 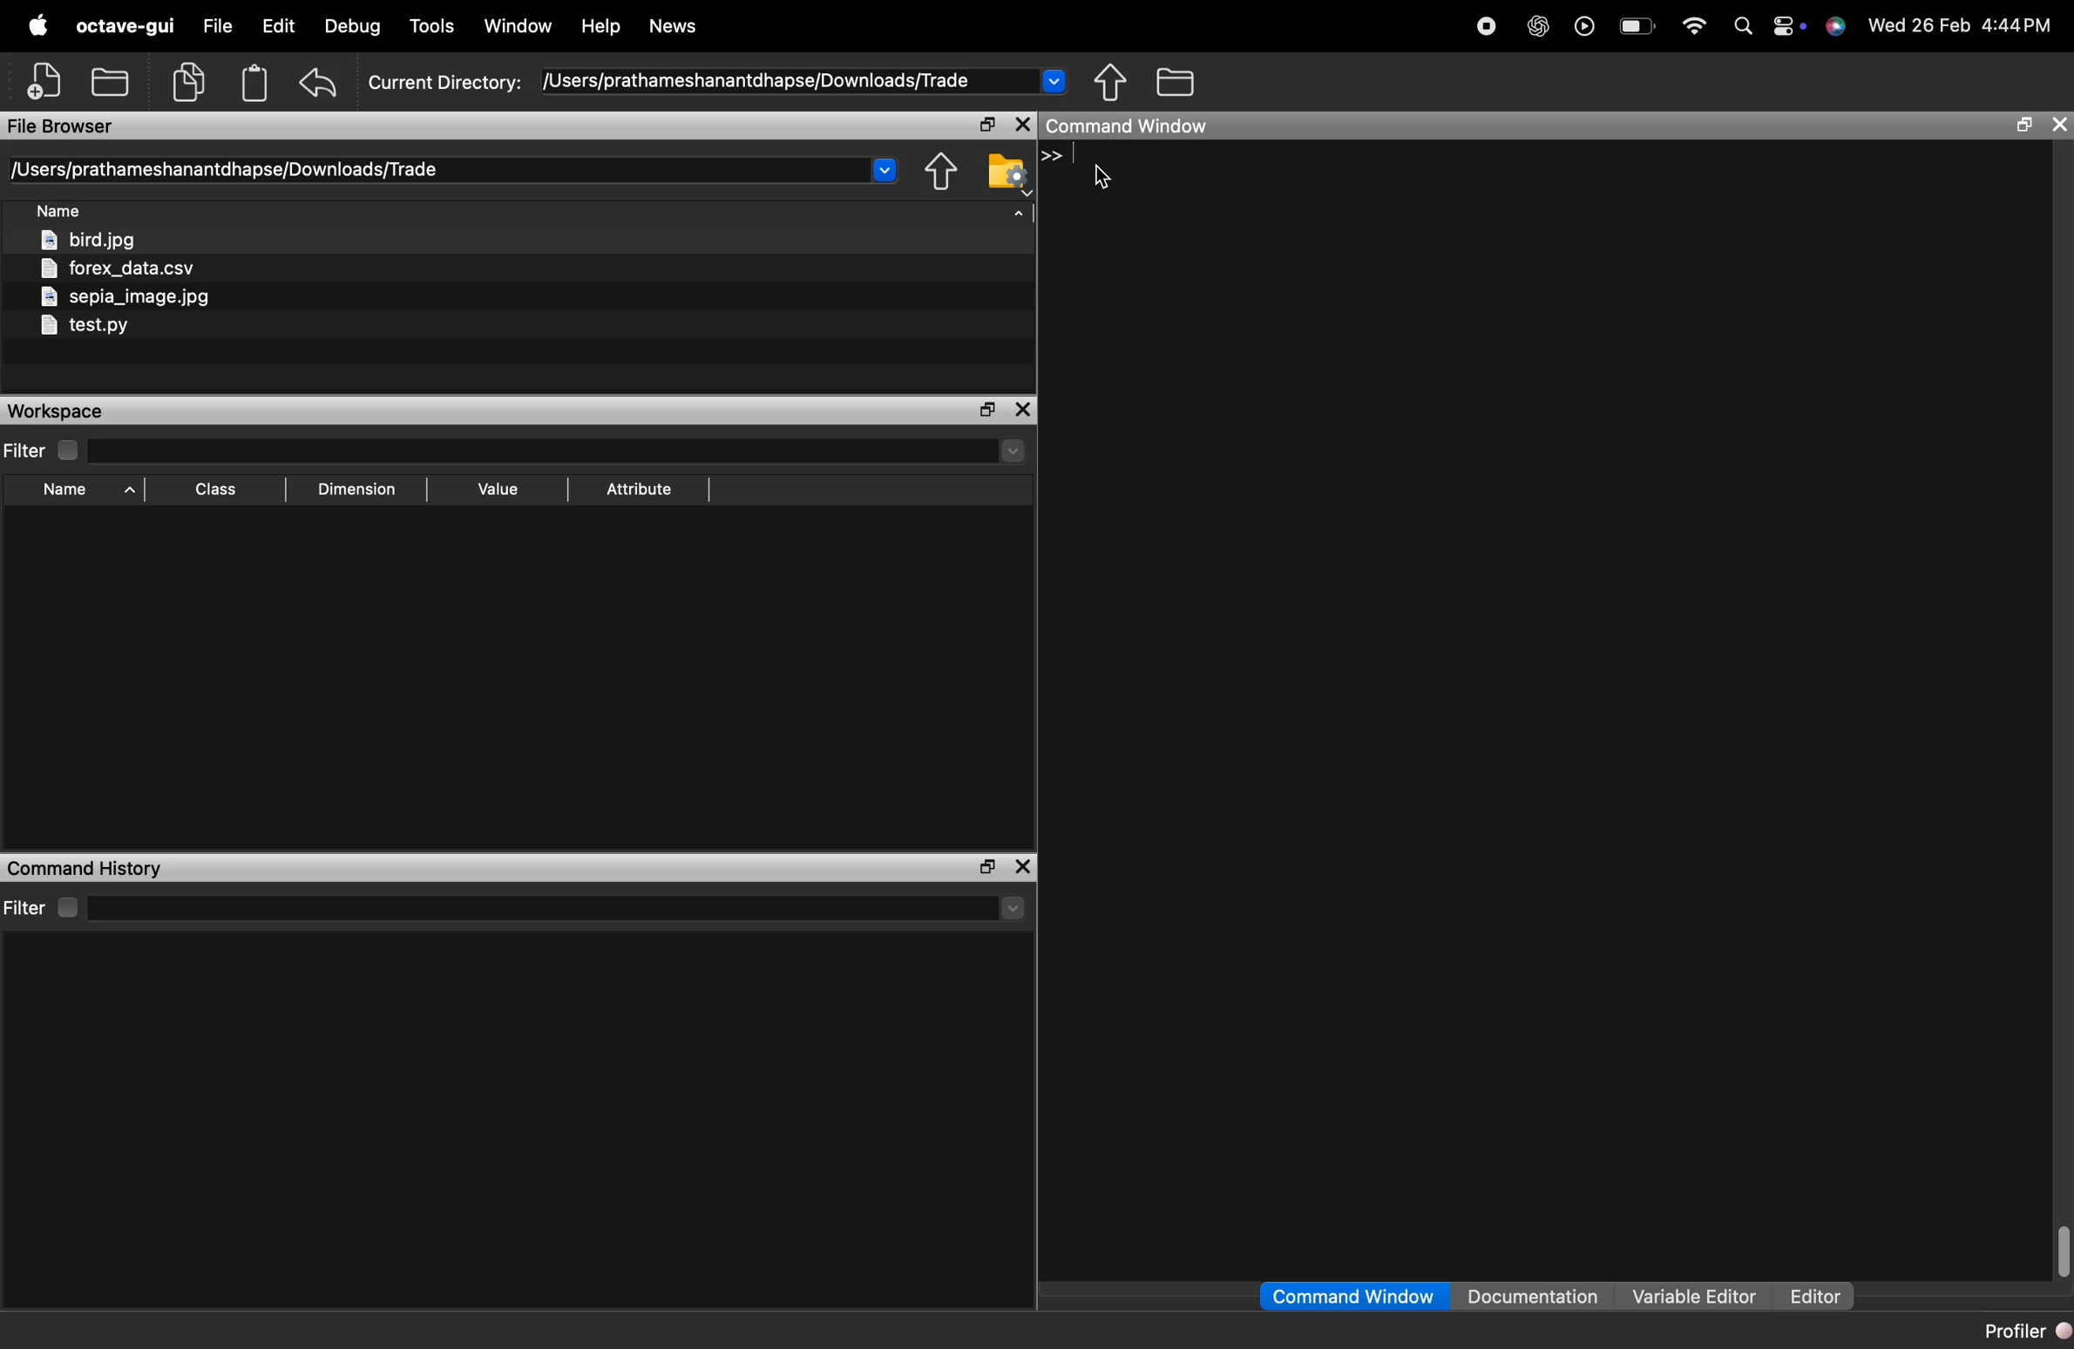 What do you see at coordinates (357, 491) in the screenshot?
I see `Dimension` at bounding box center [357, 491].